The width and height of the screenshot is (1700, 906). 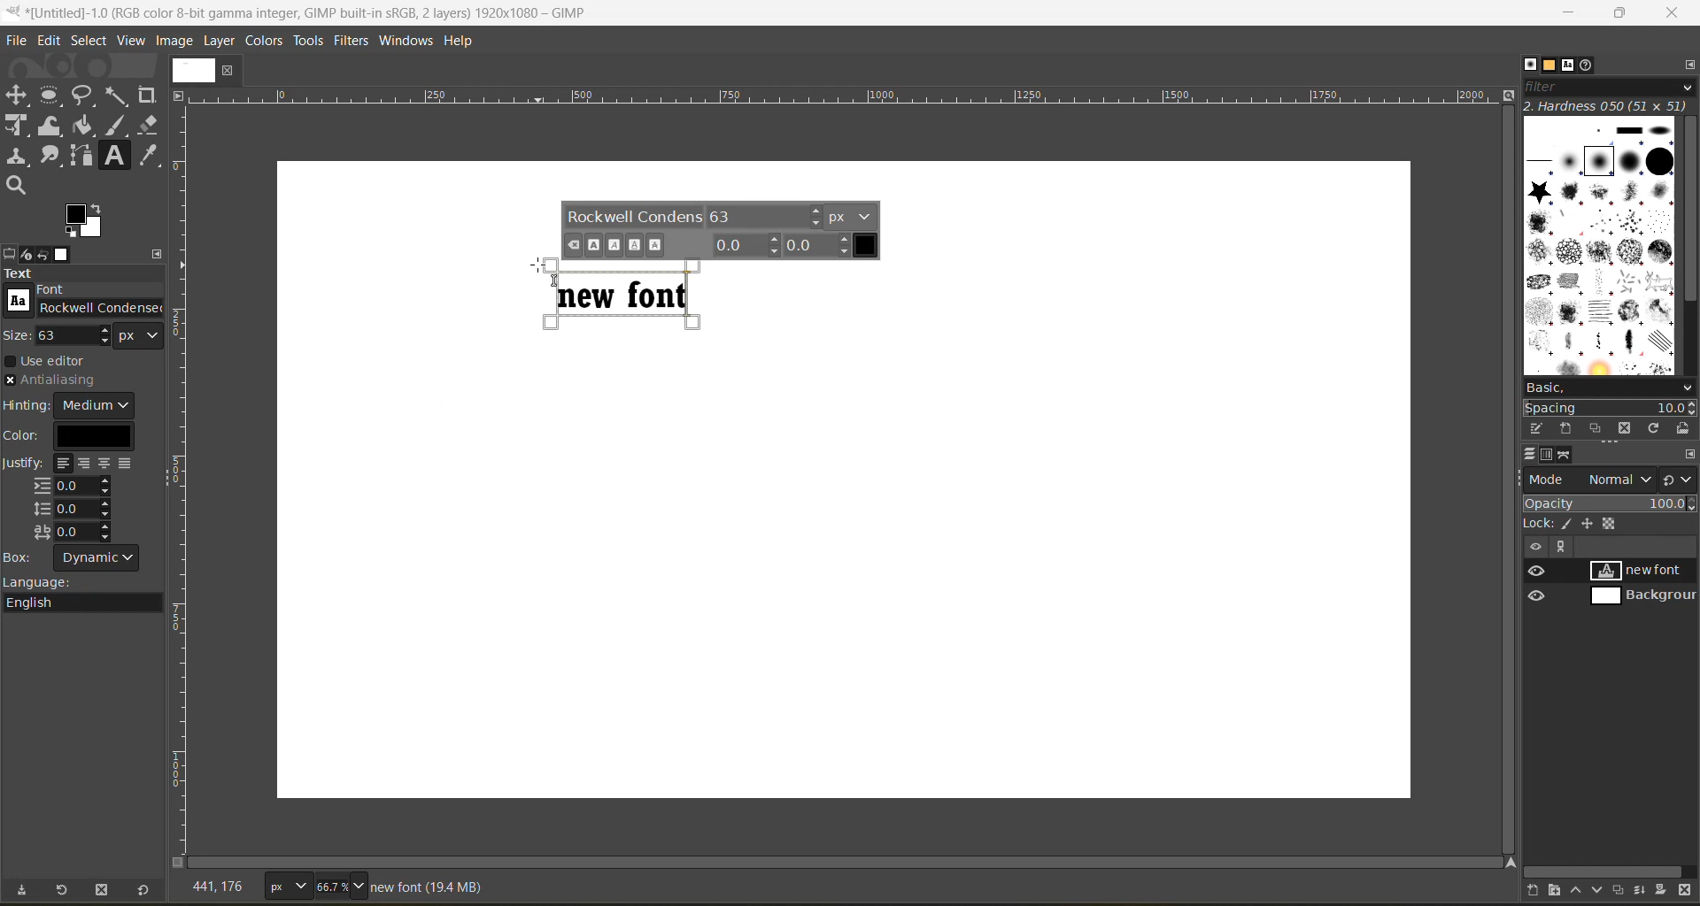 I want to click on paths, so click(x=1565, y=454).